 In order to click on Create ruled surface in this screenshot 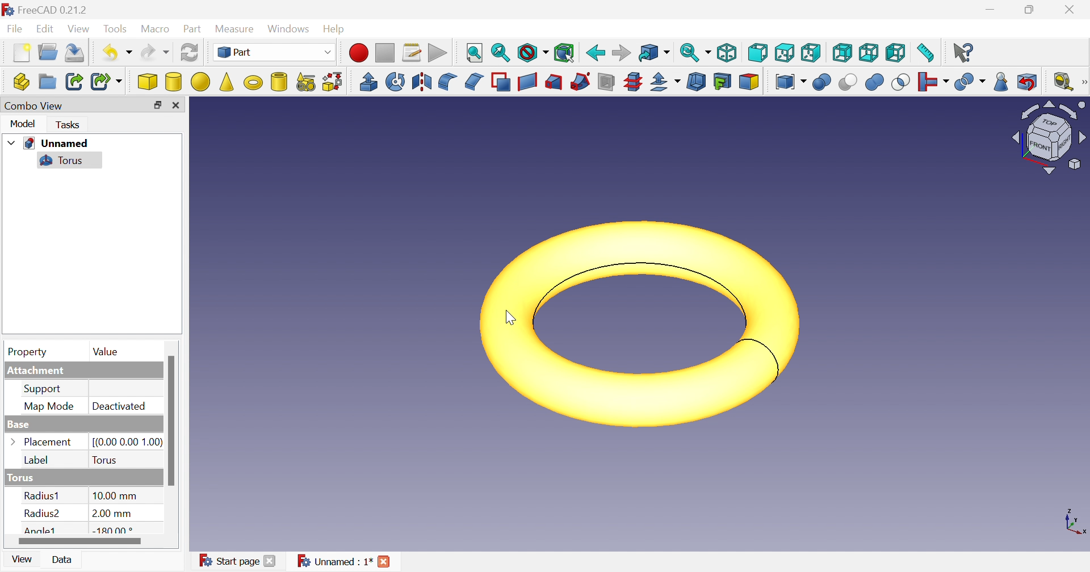, I will do `click(527, 81)`.